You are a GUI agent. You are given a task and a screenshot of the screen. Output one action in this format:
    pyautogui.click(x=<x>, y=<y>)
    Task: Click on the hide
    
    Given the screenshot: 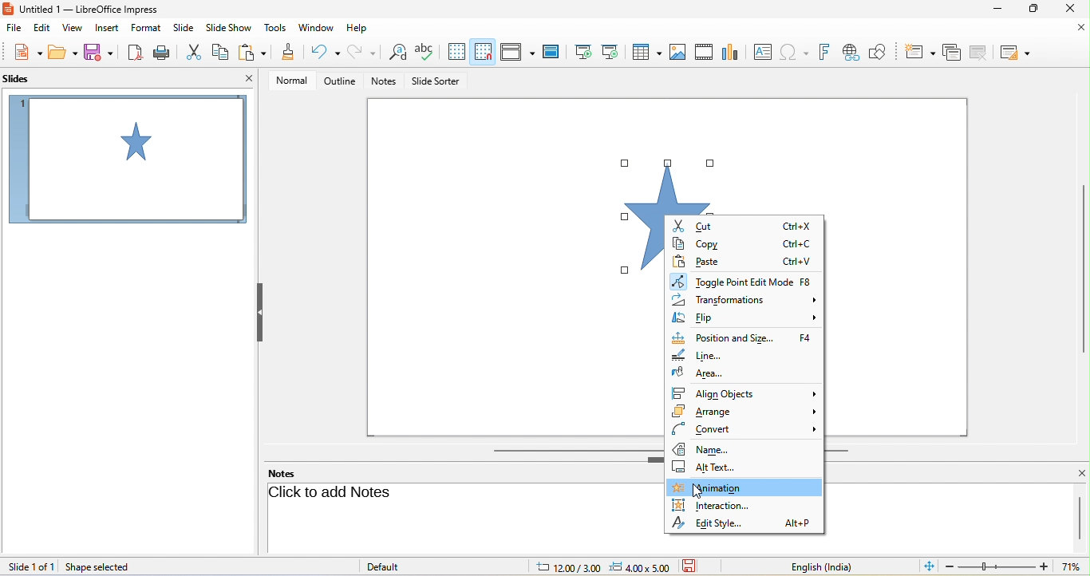 What is the action you would take?
    pyautogui.click(x=263, y=313)
    